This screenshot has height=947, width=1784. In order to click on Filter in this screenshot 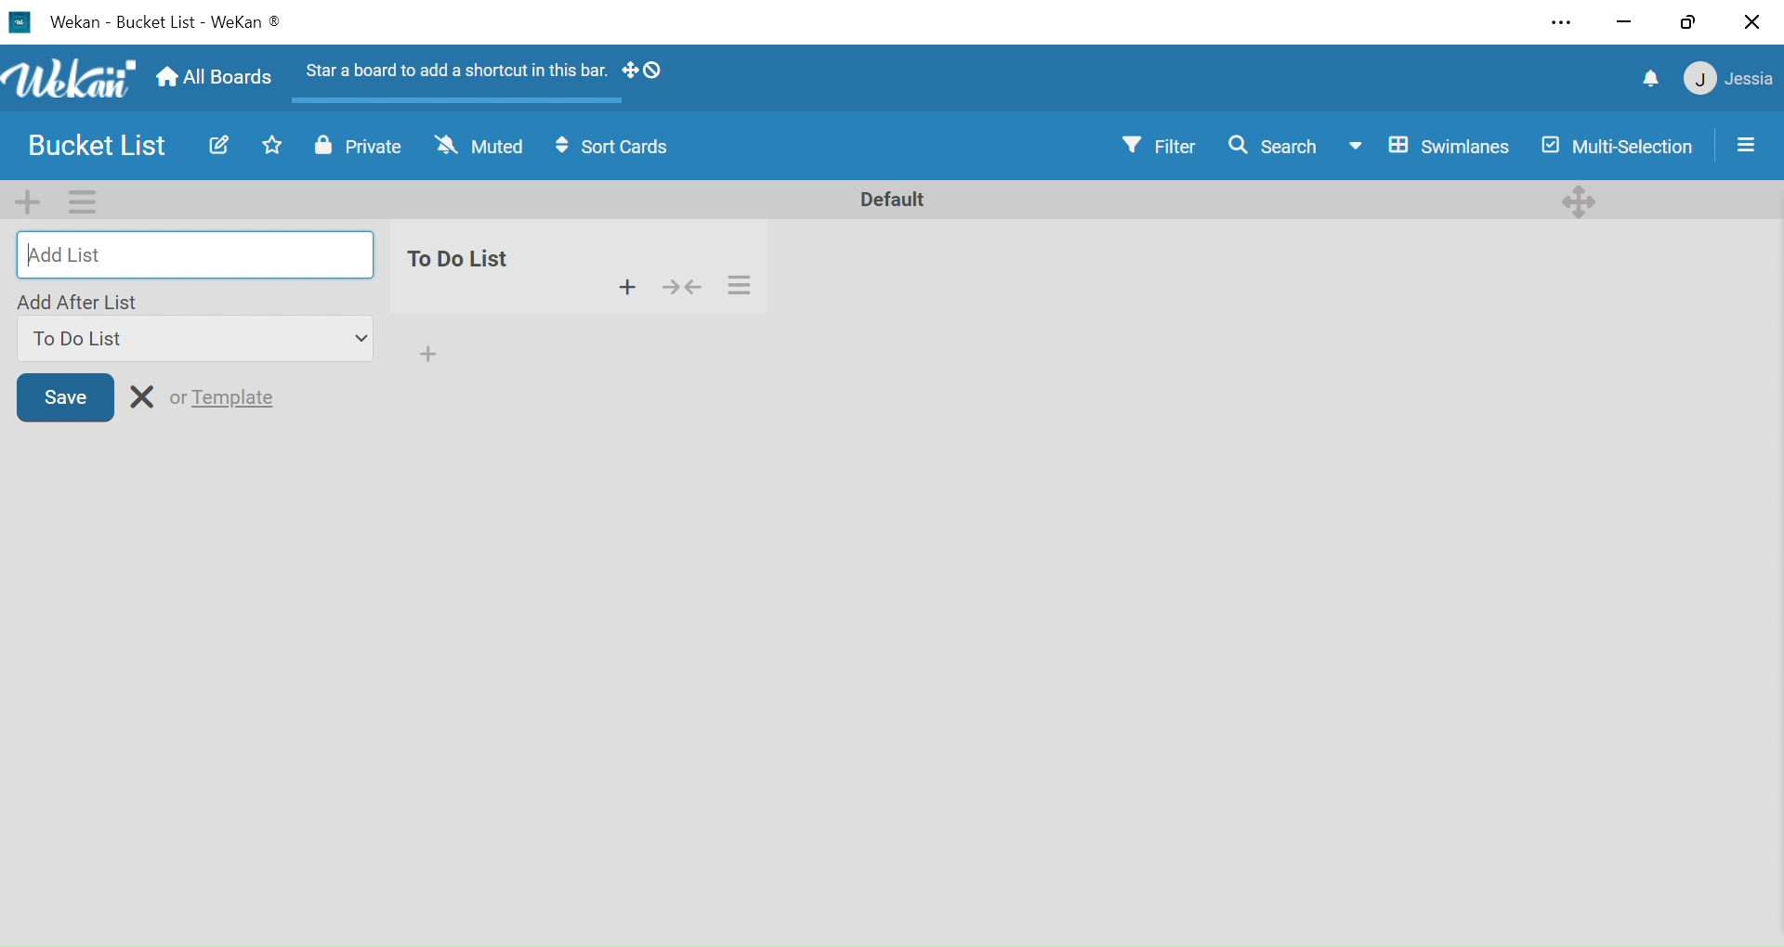, I will do `click(1162, 146)`.